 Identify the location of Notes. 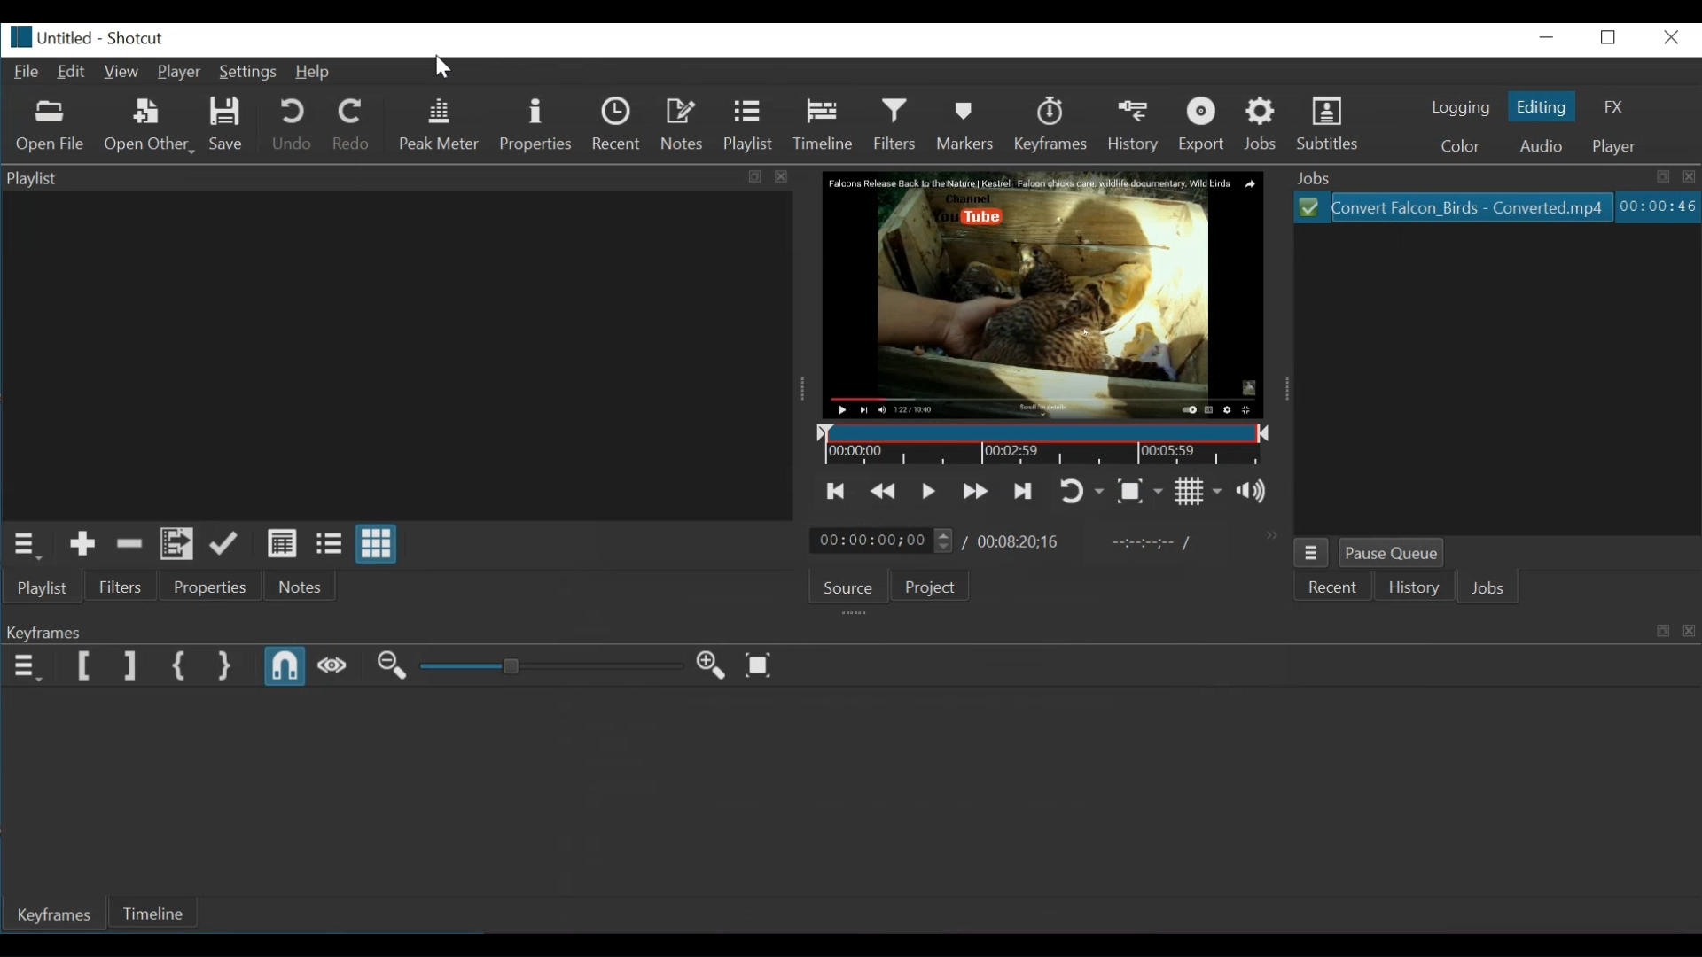
(683, 124).